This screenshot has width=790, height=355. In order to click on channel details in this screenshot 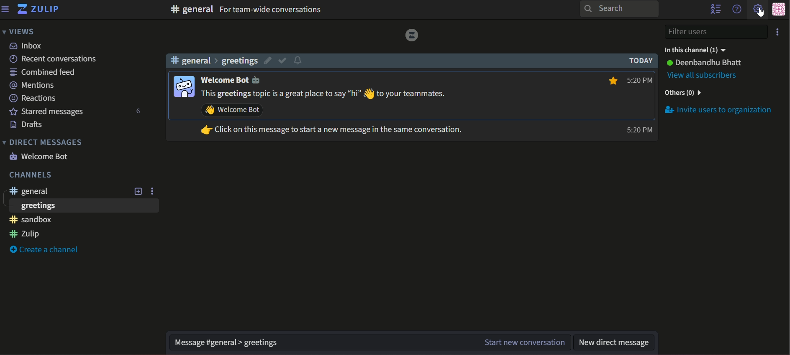, I will do `click(697, 49)`.